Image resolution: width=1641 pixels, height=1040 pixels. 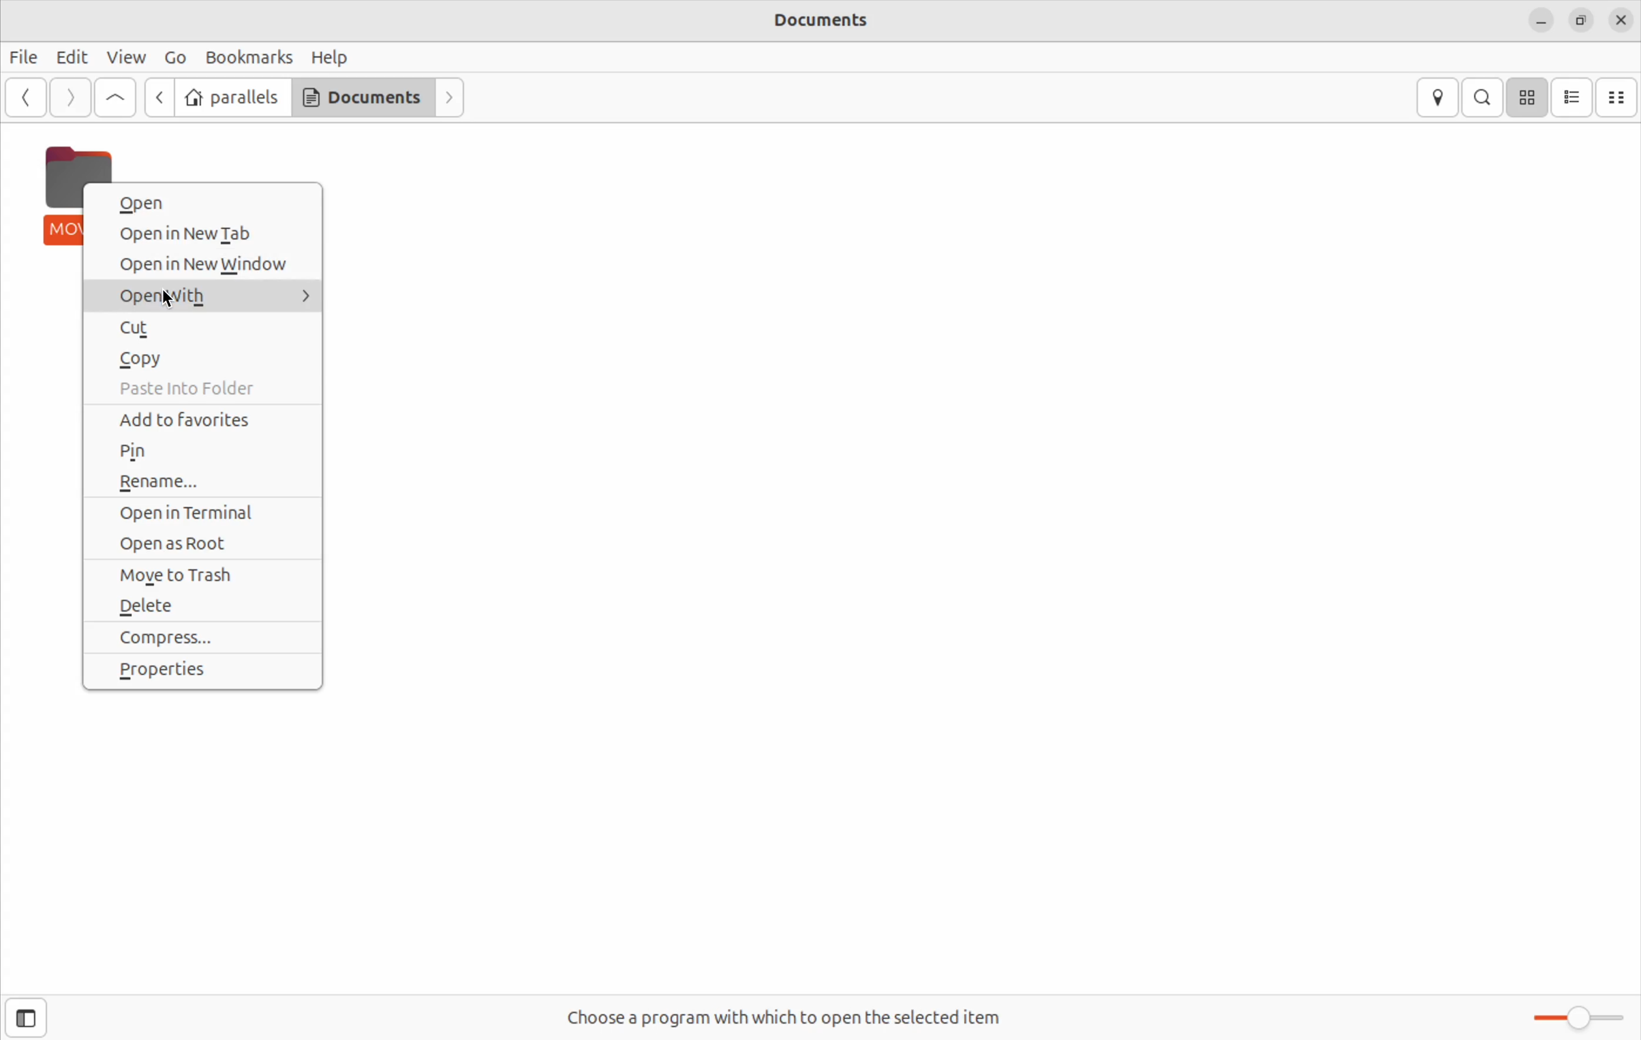 What do you see at coordinates (794, 1015) in the screenshot?
I see `Choose a program with which to open the selected item` at bounding box center [794, 1015].